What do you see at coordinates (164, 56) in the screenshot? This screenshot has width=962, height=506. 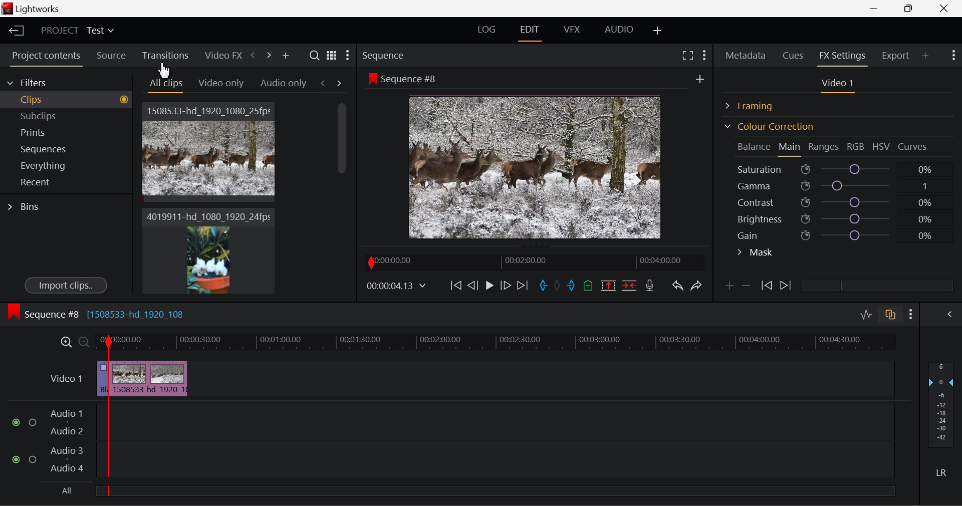 I see `Transitions` at bounding box center [164, 56].